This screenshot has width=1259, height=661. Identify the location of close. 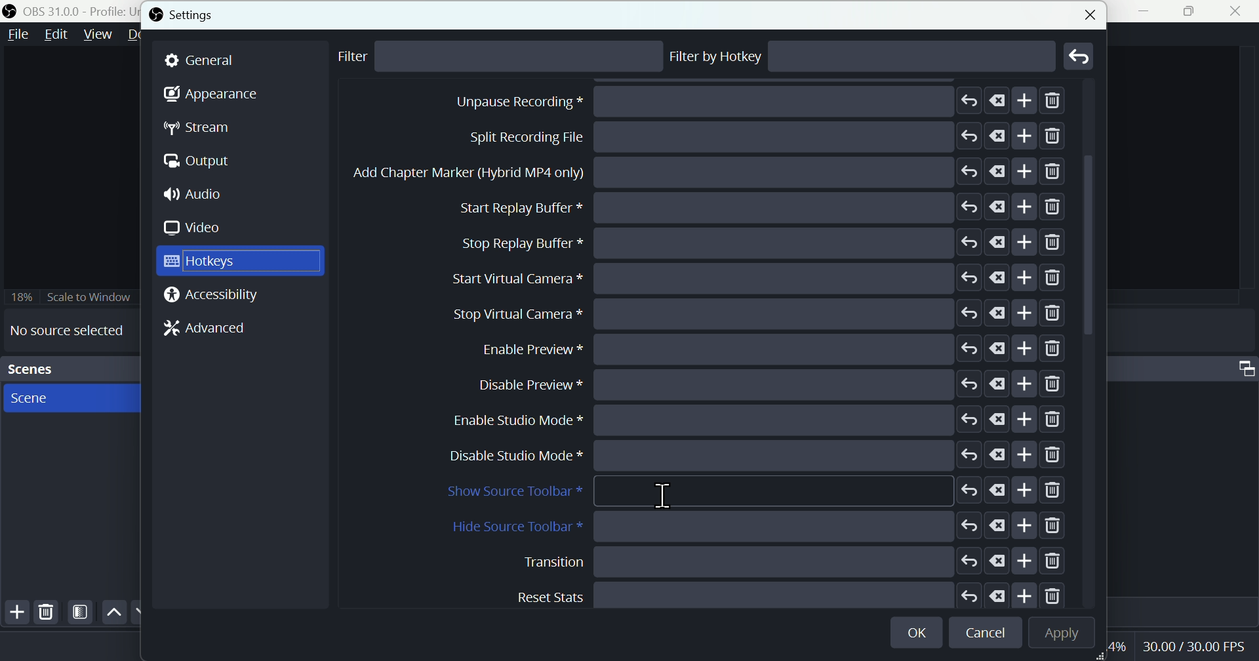
(1087, 12).